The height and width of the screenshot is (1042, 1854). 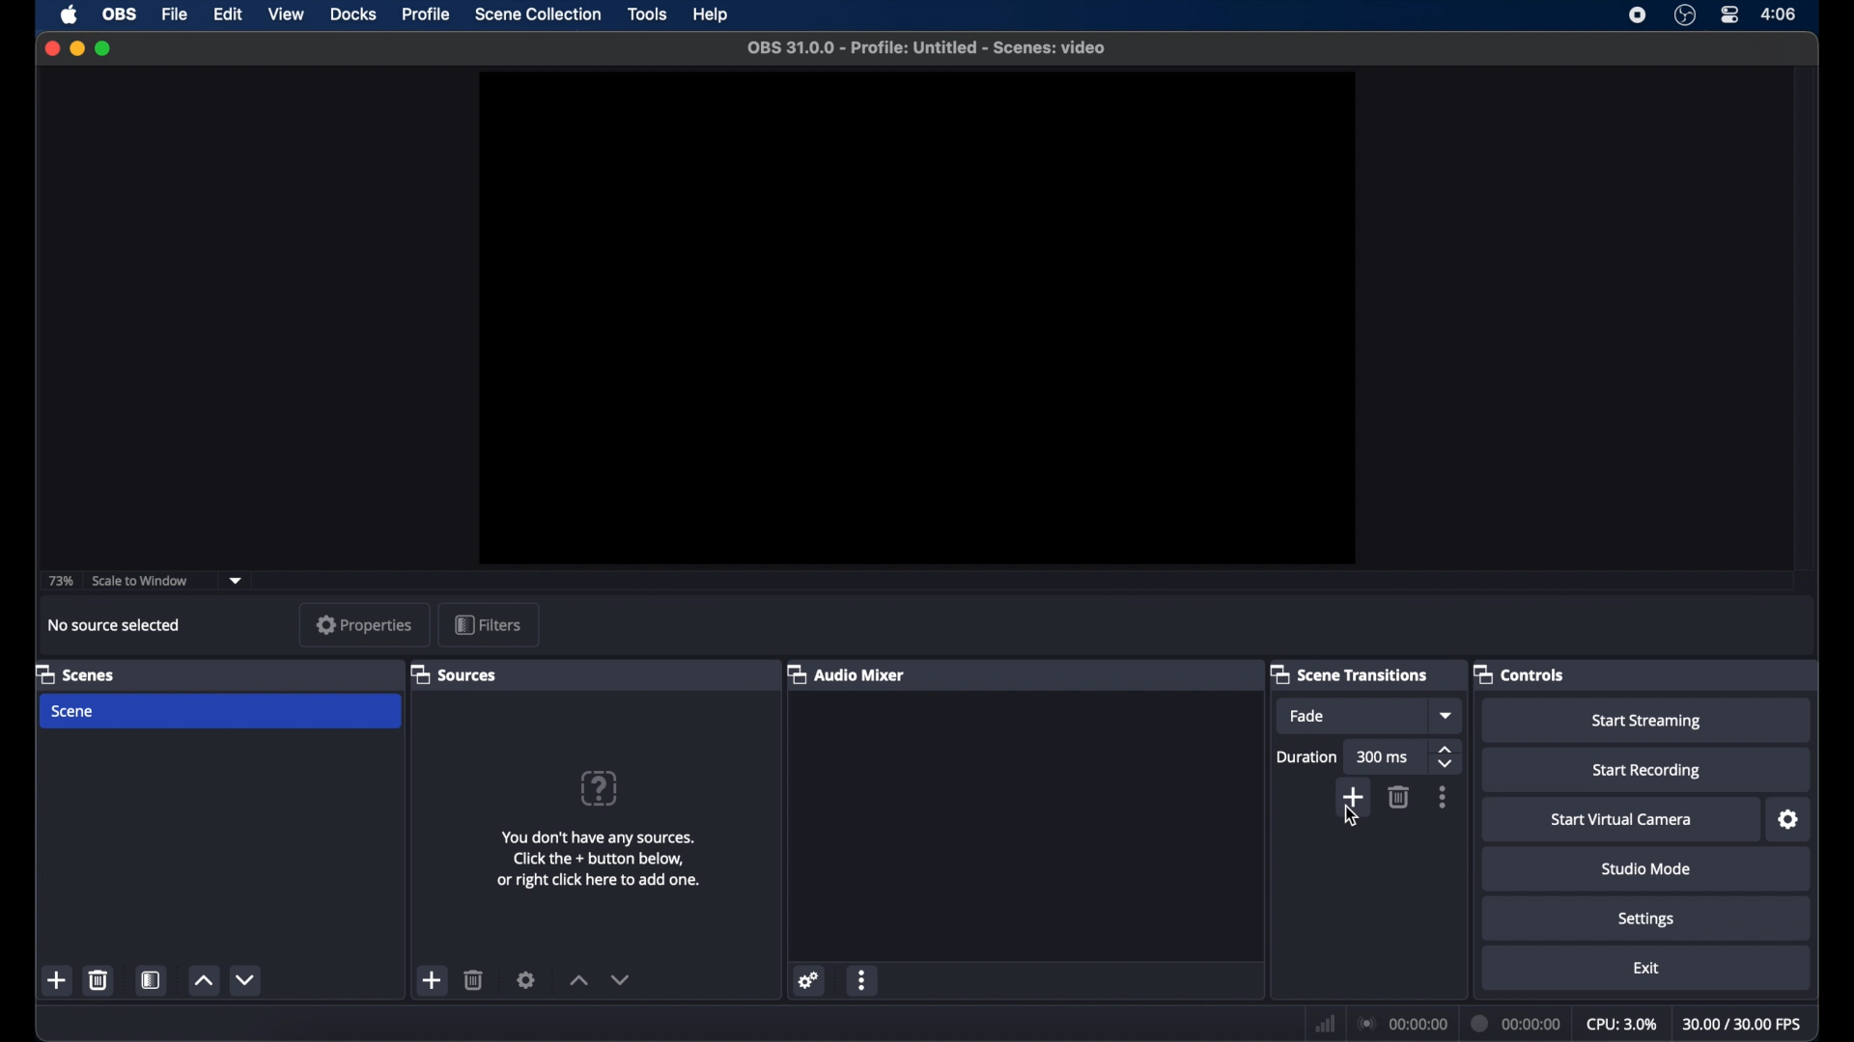 What do you see at coordinates (863, 979) in the screenshot?
I see `more options` at bounding box center [863, 979].